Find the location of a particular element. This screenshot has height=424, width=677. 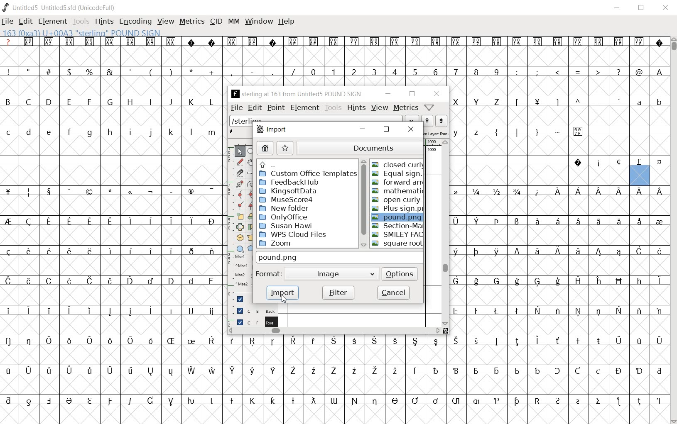

 is located at coordinates (130, 251).